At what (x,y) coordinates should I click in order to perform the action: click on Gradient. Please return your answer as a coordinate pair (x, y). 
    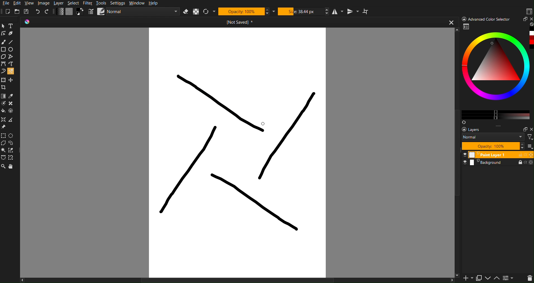
    Looking at the image, I should click on (4, 96).